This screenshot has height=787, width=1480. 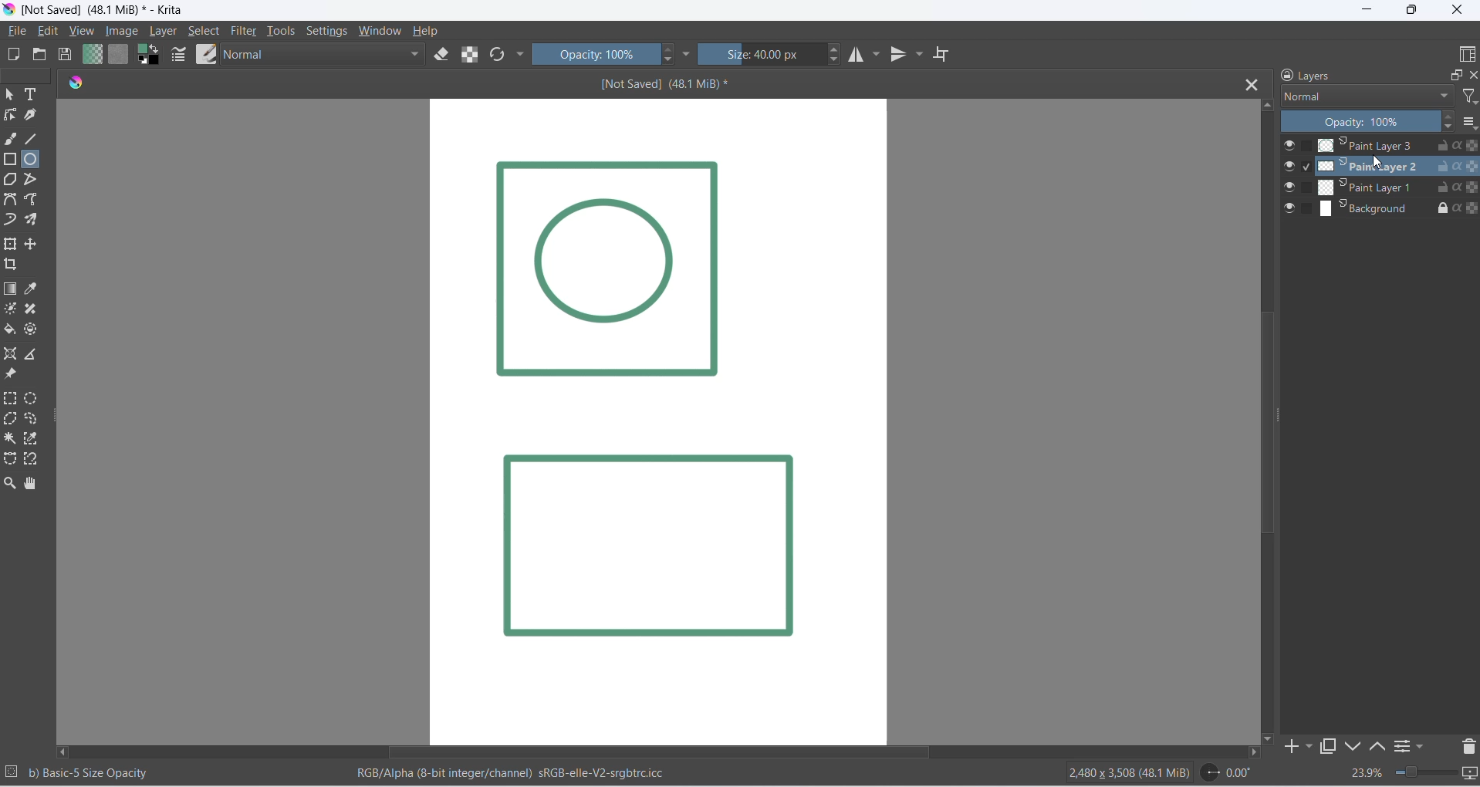 I want to click on visibilty, so click(x=1289, y=167).